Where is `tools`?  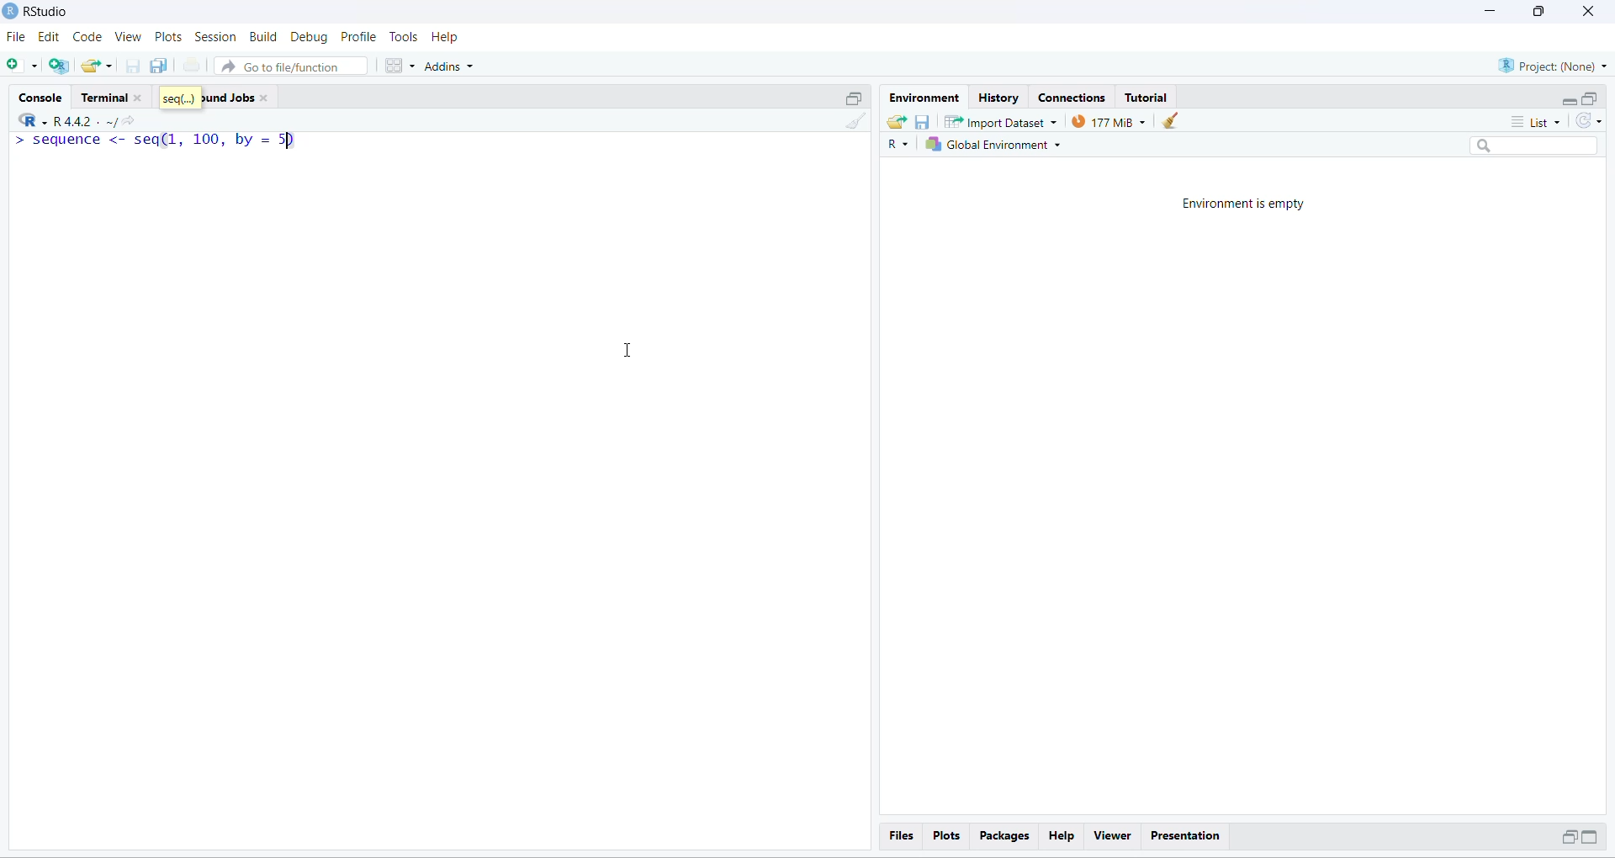 tools is located at coordinates (405, 36).